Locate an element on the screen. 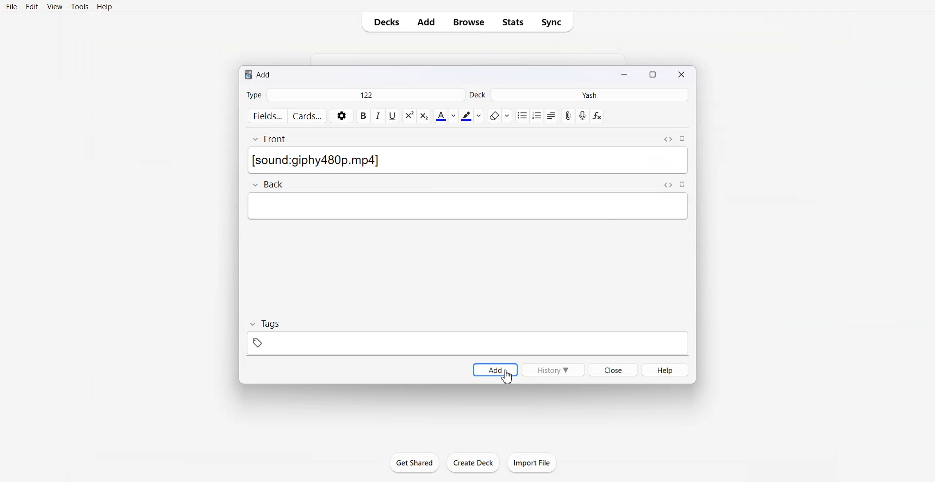 This screenshot has width=935, height=482. Tag symbol is located at coordinates (467, 343).